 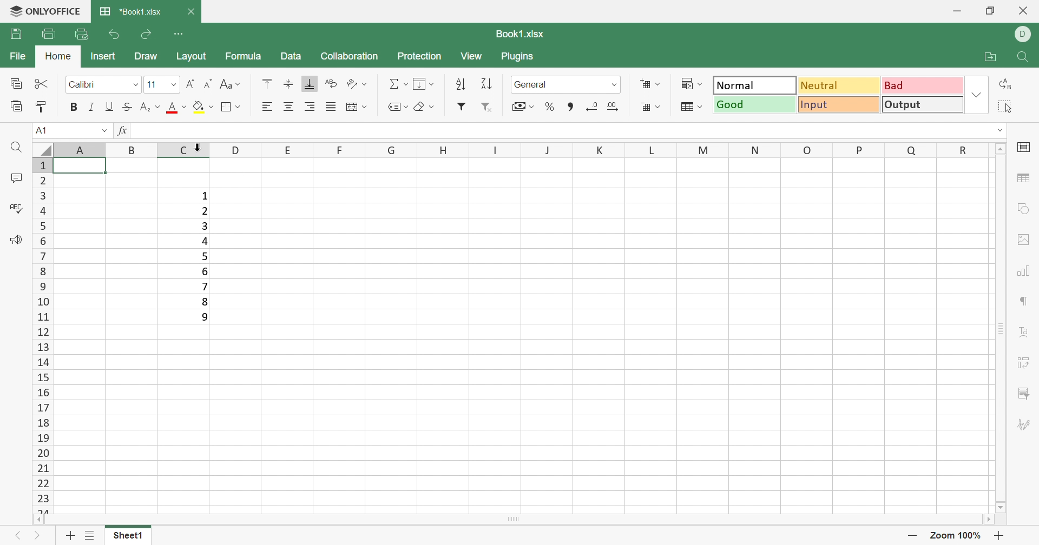 I want to click on Scroll Up, so click(x=1001, y=149).